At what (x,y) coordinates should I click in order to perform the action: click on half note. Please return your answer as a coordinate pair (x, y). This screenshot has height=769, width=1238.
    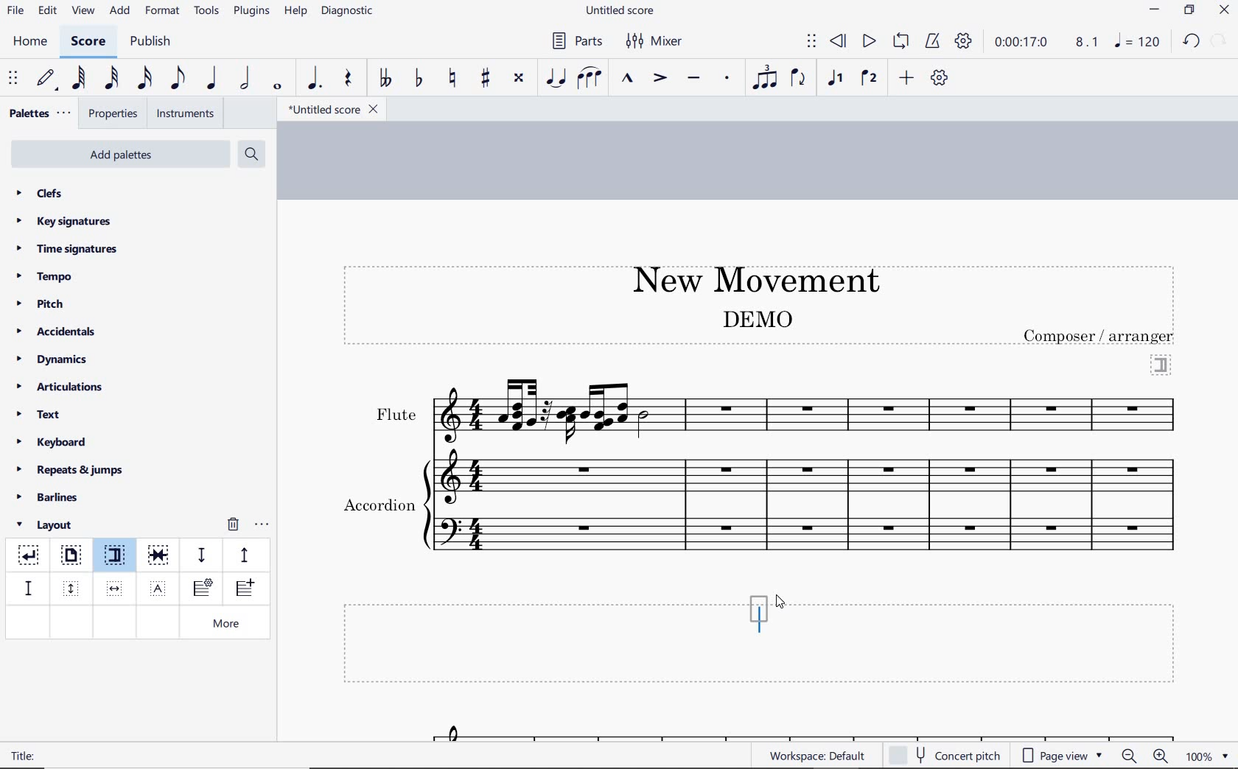
    Looking at the image, I should click on (245, 79).